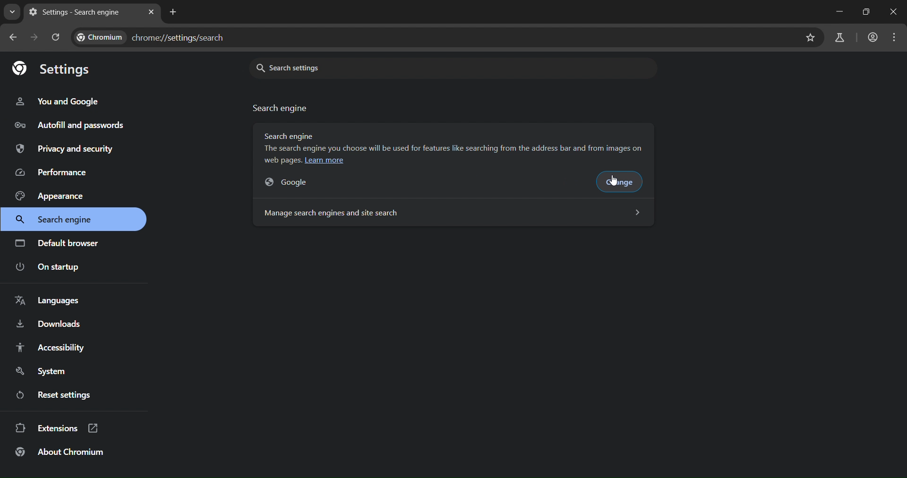 This screenshot has width=907, height=478. Describe the element at coordinates (173, 12) in the screenshot. I see `new tab` at that location.